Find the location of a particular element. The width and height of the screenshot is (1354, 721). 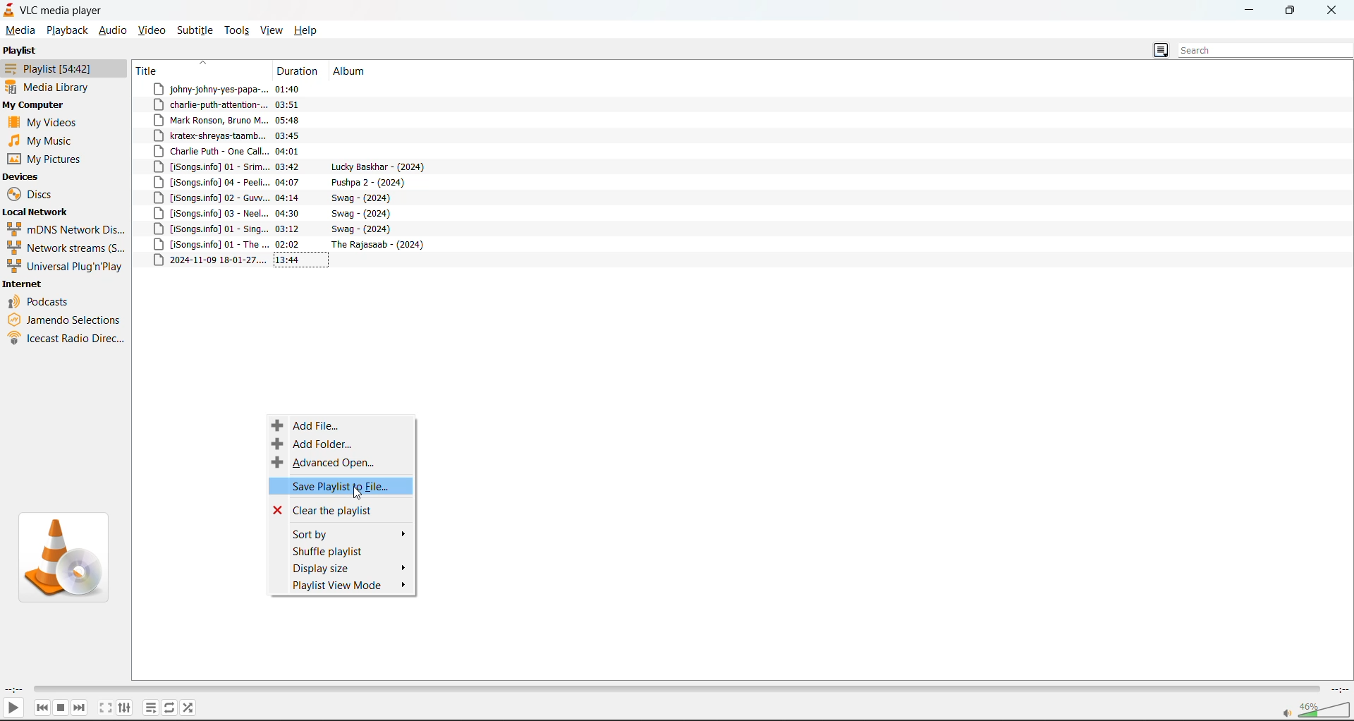

media library is located at coordinates (49, 87).